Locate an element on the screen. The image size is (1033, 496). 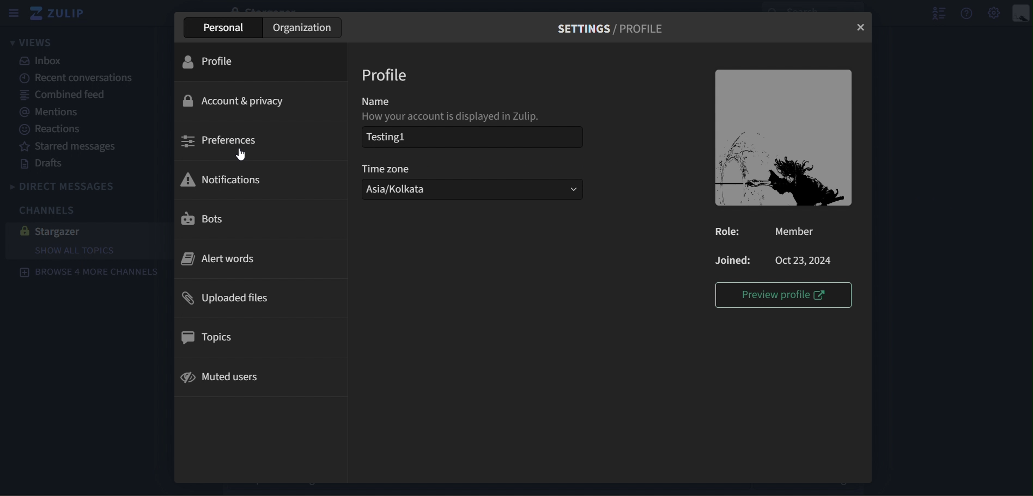
views is located at coordinates (32, 42).